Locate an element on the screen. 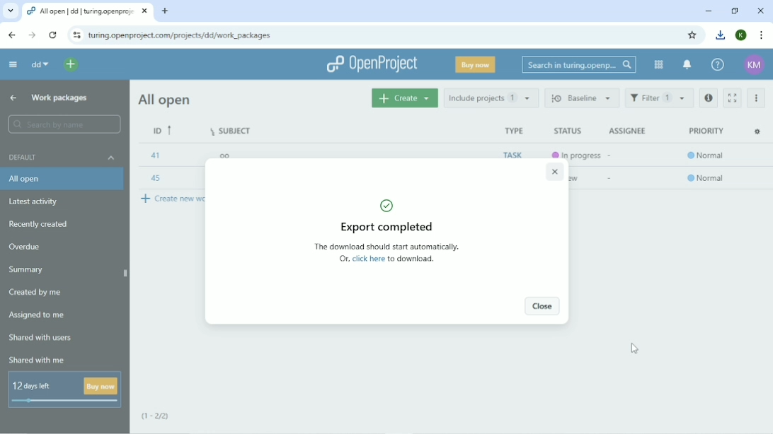  K is located at coordinates (741, 35).